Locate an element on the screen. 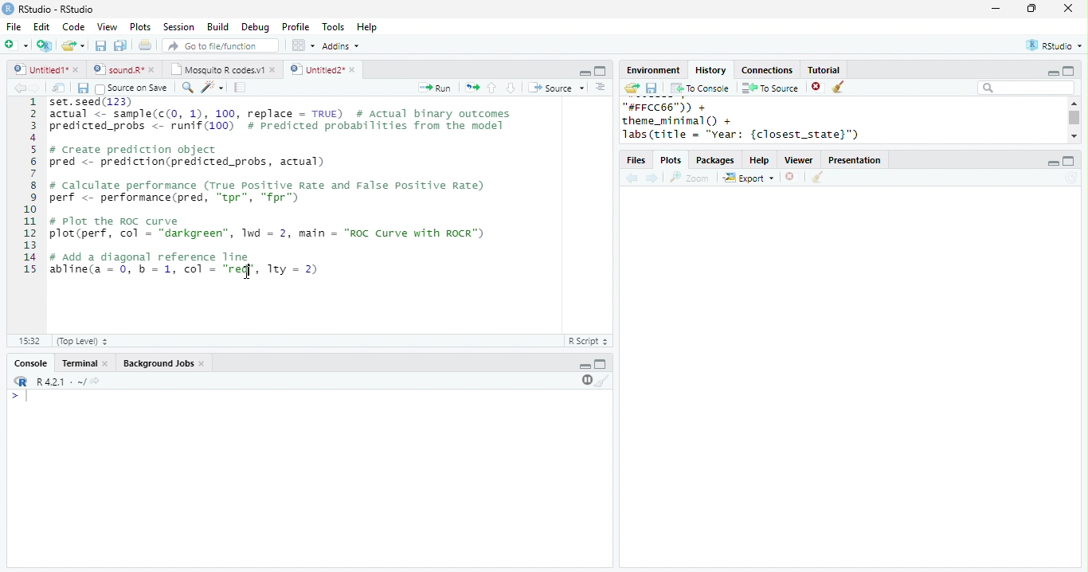 This screenshot has width=1088, height=572. To console is located at coordinates (700, 88).